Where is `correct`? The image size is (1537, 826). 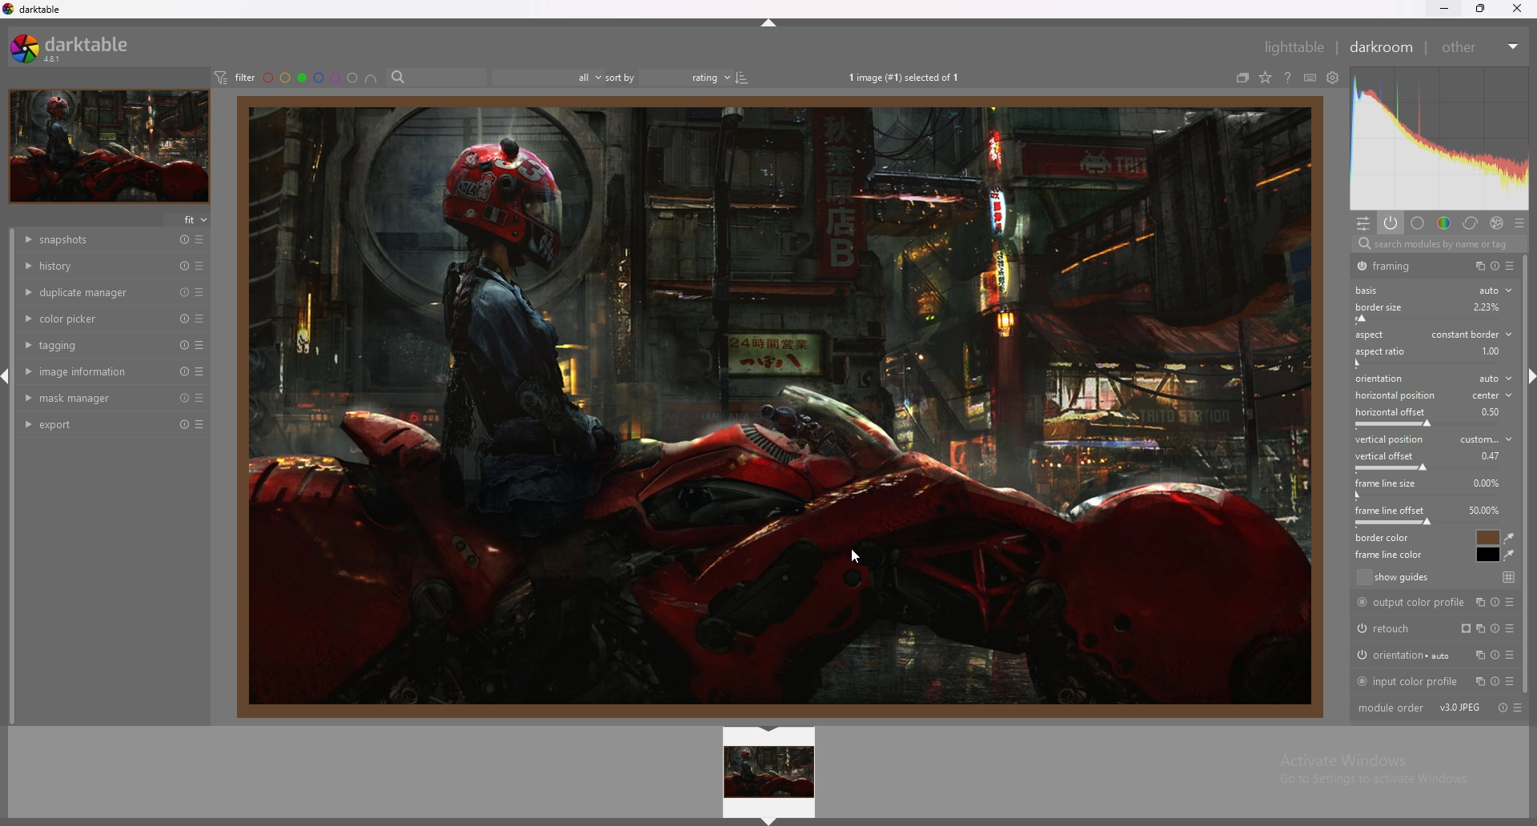
correct is located at coordinates (1469, 223).